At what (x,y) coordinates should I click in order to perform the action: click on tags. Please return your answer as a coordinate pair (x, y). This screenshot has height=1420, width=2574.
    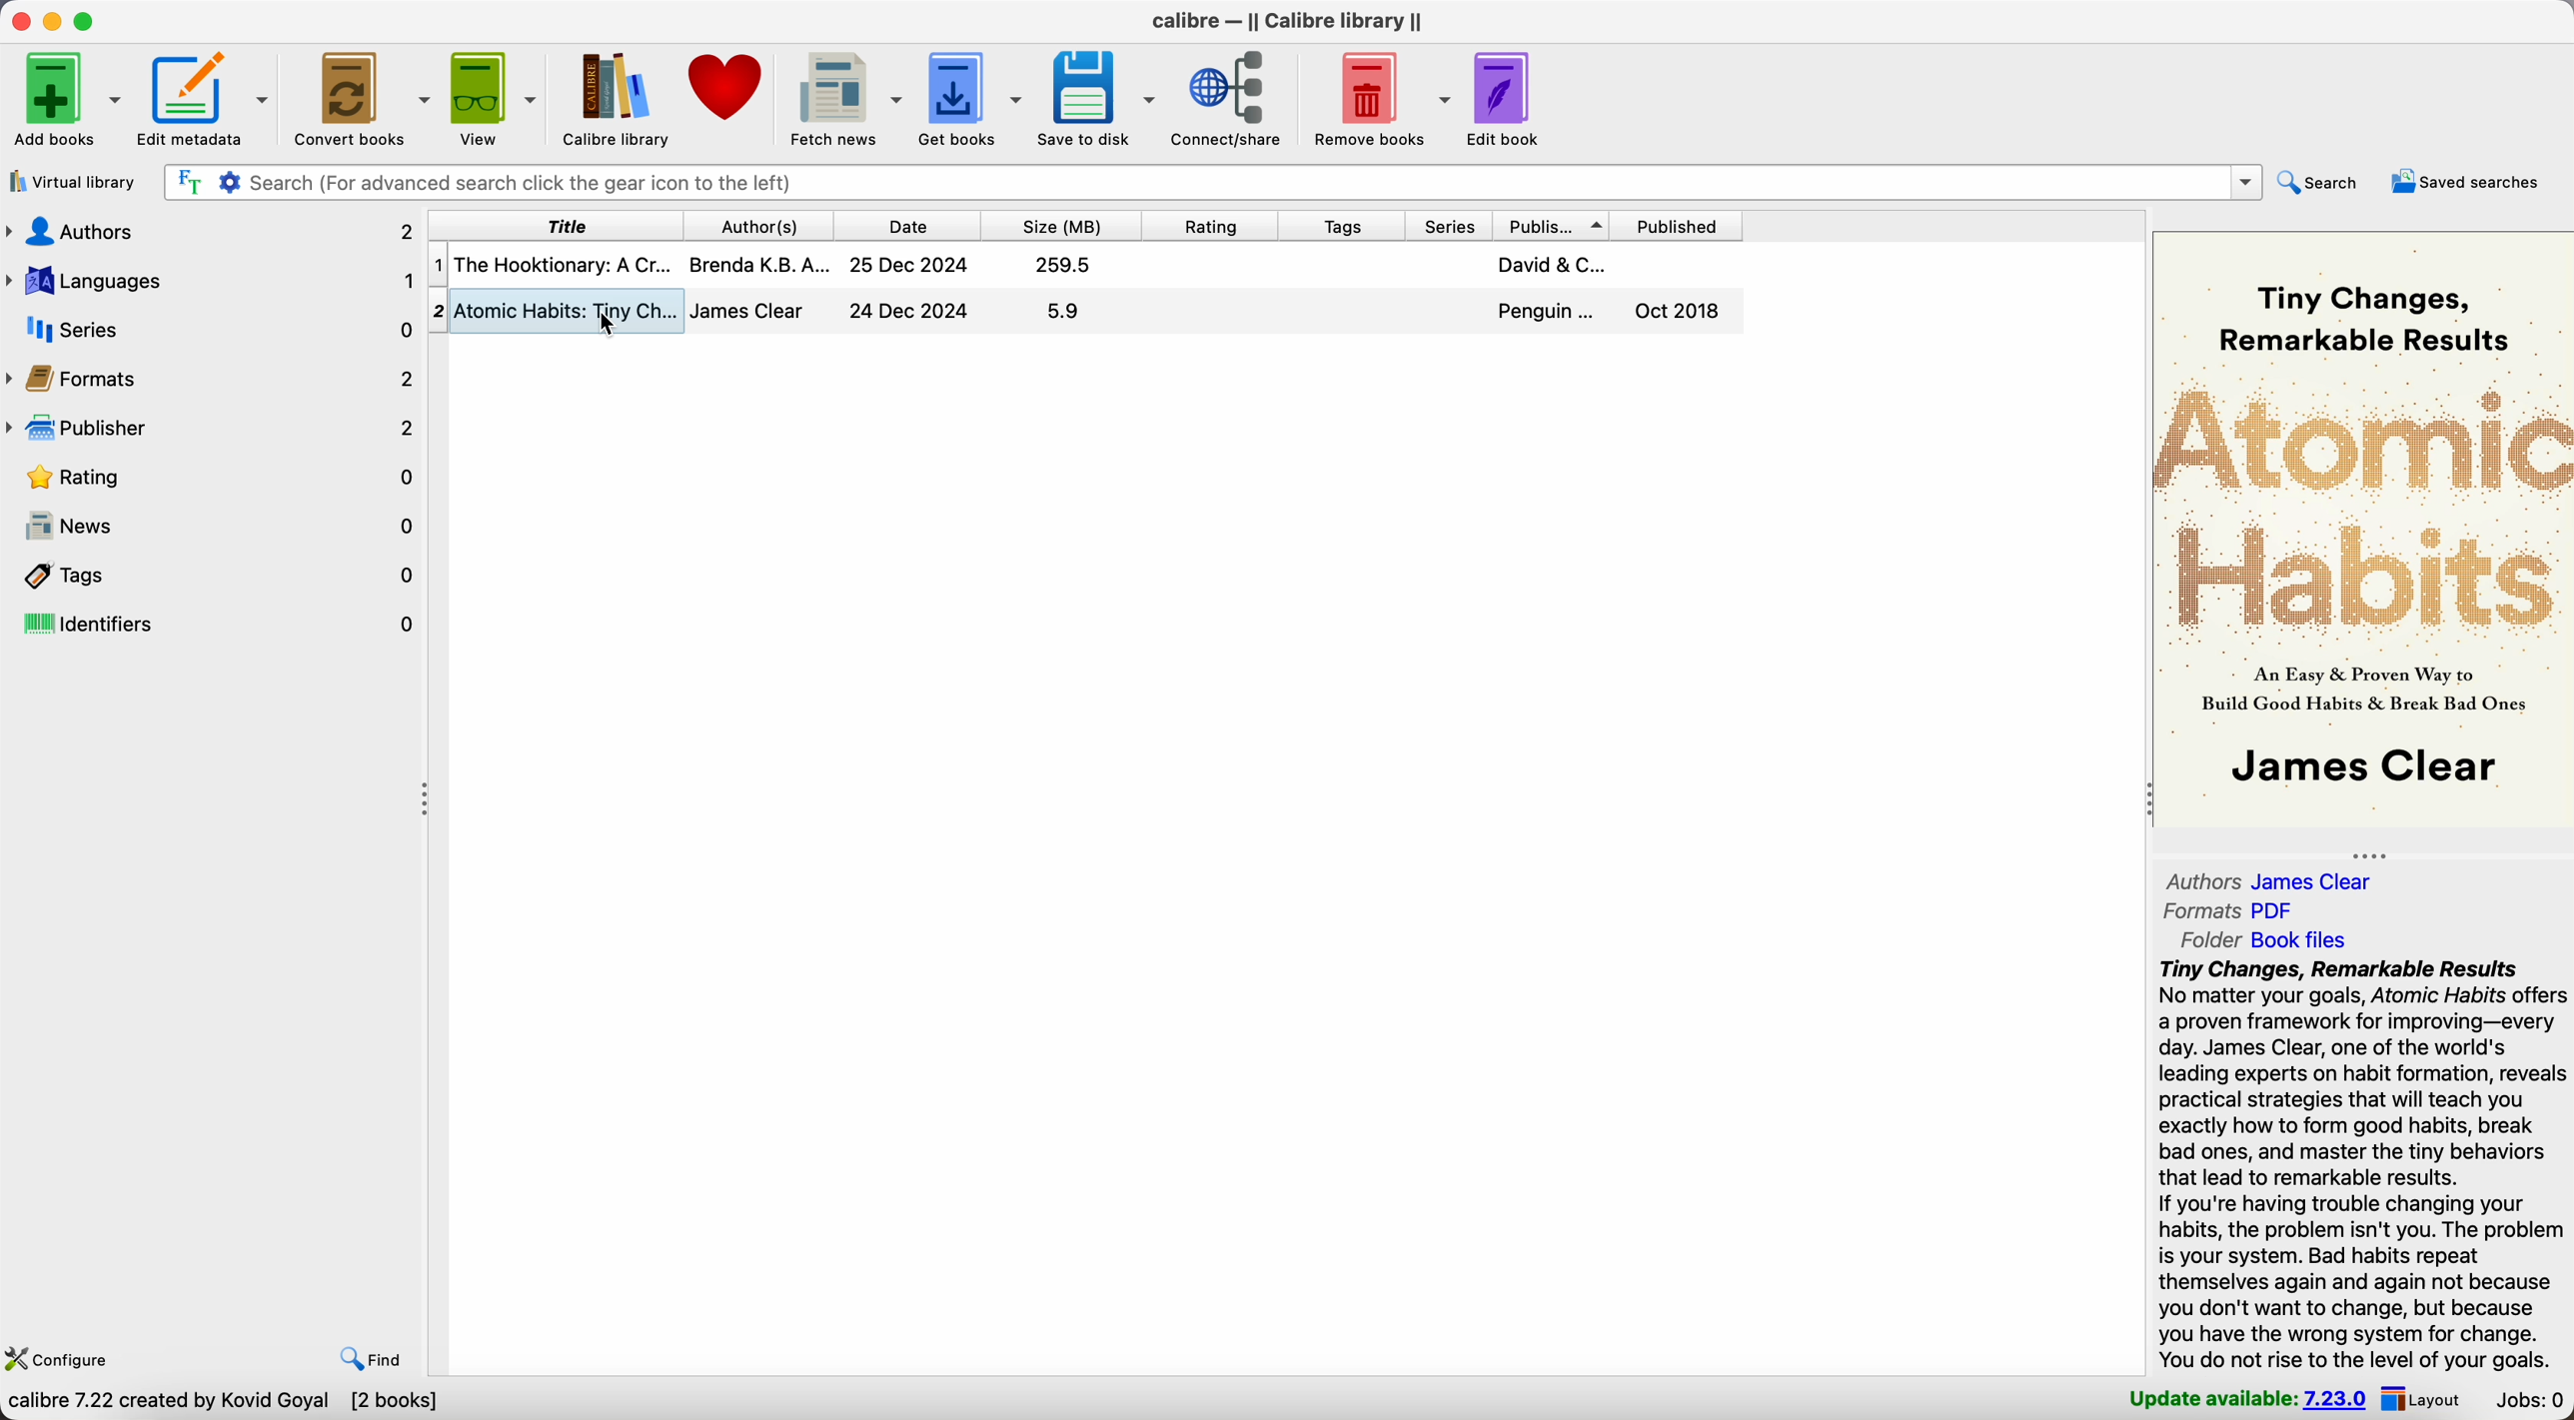
    Looking at the image, I should click on (1337, 224).